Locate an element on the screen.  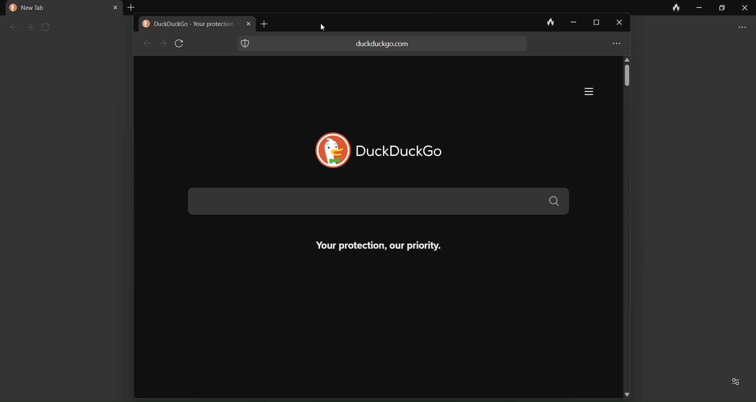
next is located at coordinates (162, 44).